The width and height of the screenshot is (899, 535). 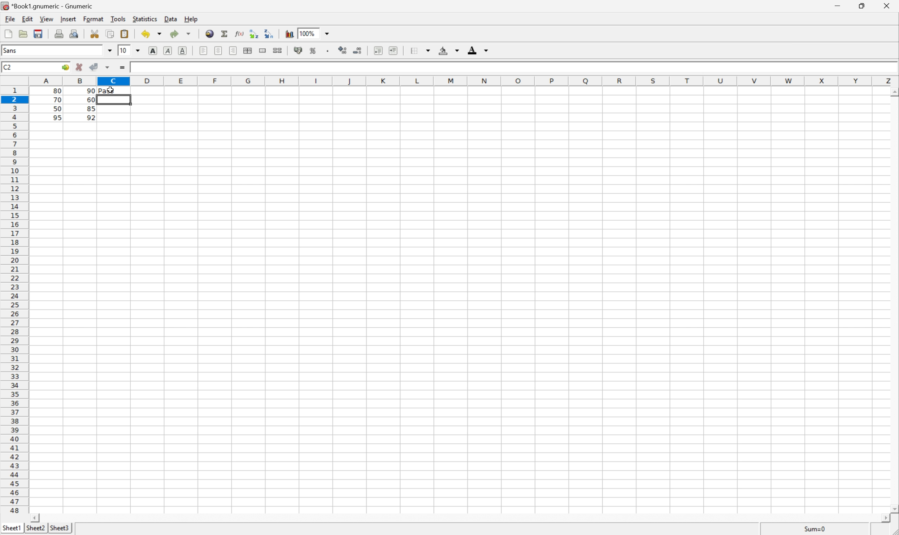 I want to click on Scroll Down, so click(x=893, y=508).